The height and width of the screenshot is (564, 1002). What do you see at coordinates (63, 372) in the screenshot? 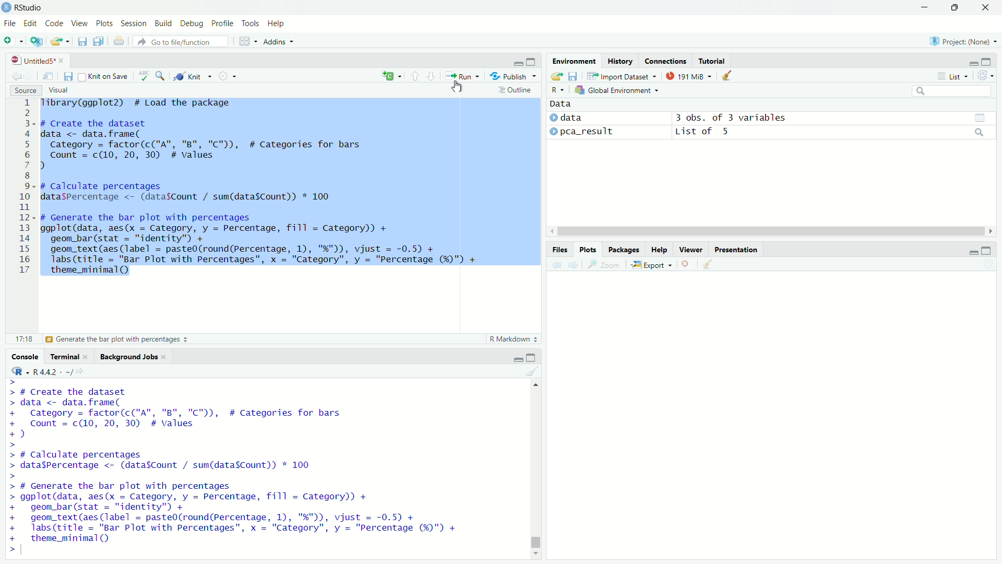
I see `R language version - R4.4.2` at bounding box center [63, 372].